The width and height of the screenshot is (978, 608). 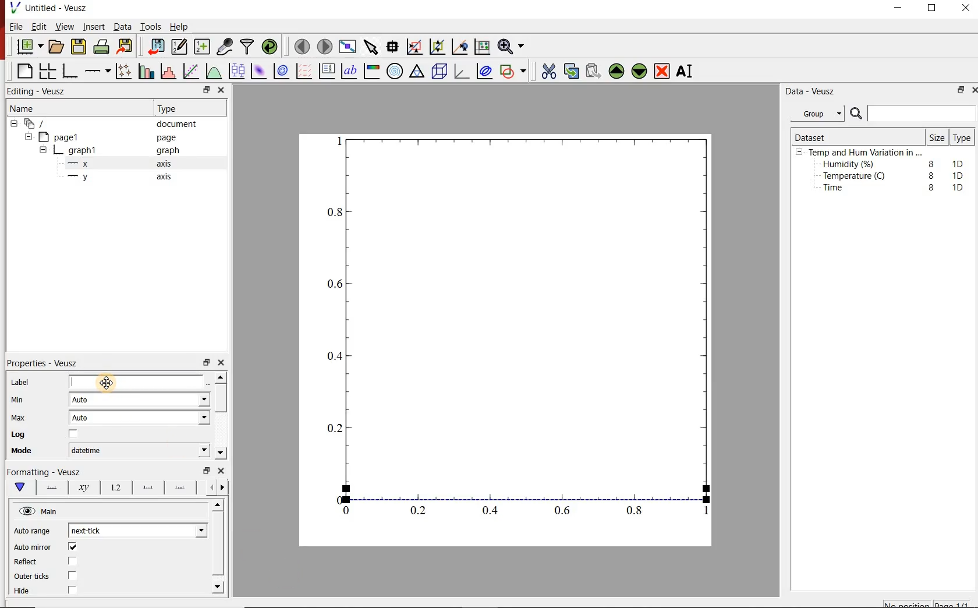 What do you see at coordinates (394, 47) in the screenshot?
I see `Read data points on the graph` at bounding box center [394, 47].